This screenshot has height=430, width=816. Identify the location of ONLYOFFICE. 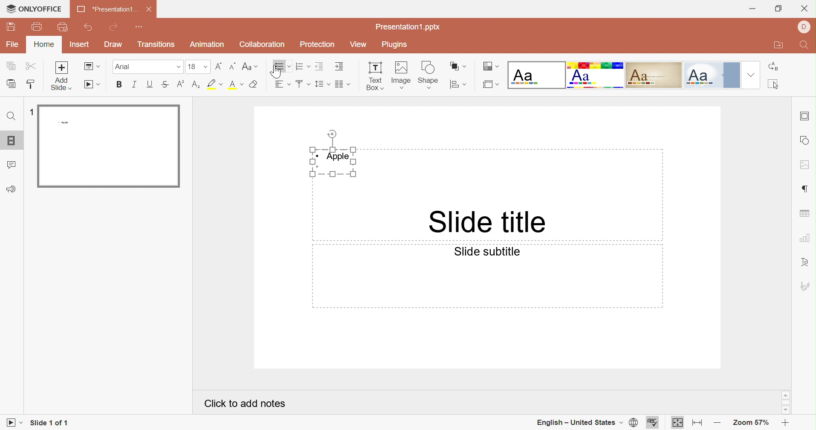
(40, 9).